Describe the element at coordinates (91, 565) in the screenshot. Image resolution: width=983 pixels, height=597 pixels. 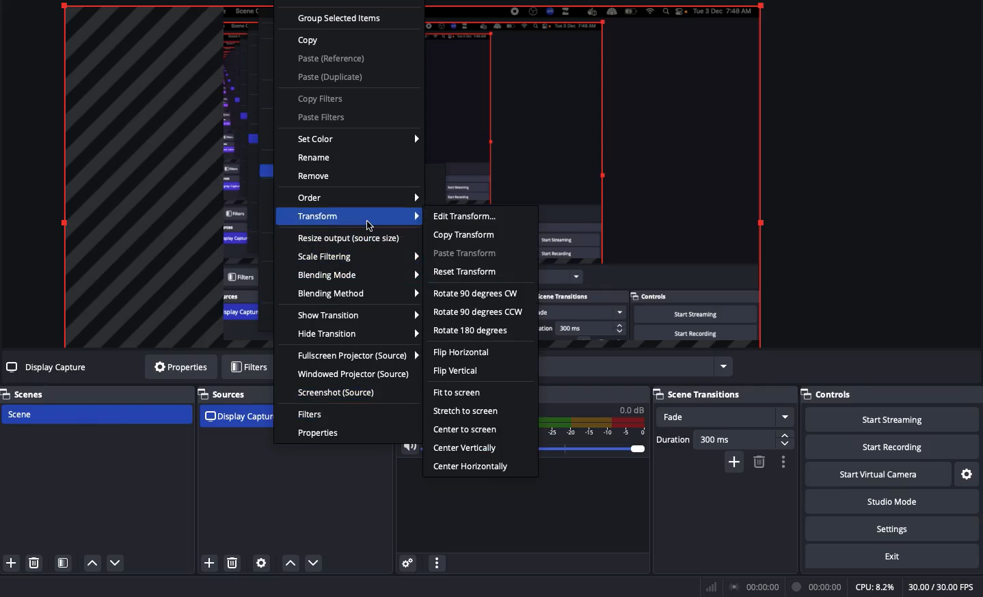
I see `Move up` at that location.